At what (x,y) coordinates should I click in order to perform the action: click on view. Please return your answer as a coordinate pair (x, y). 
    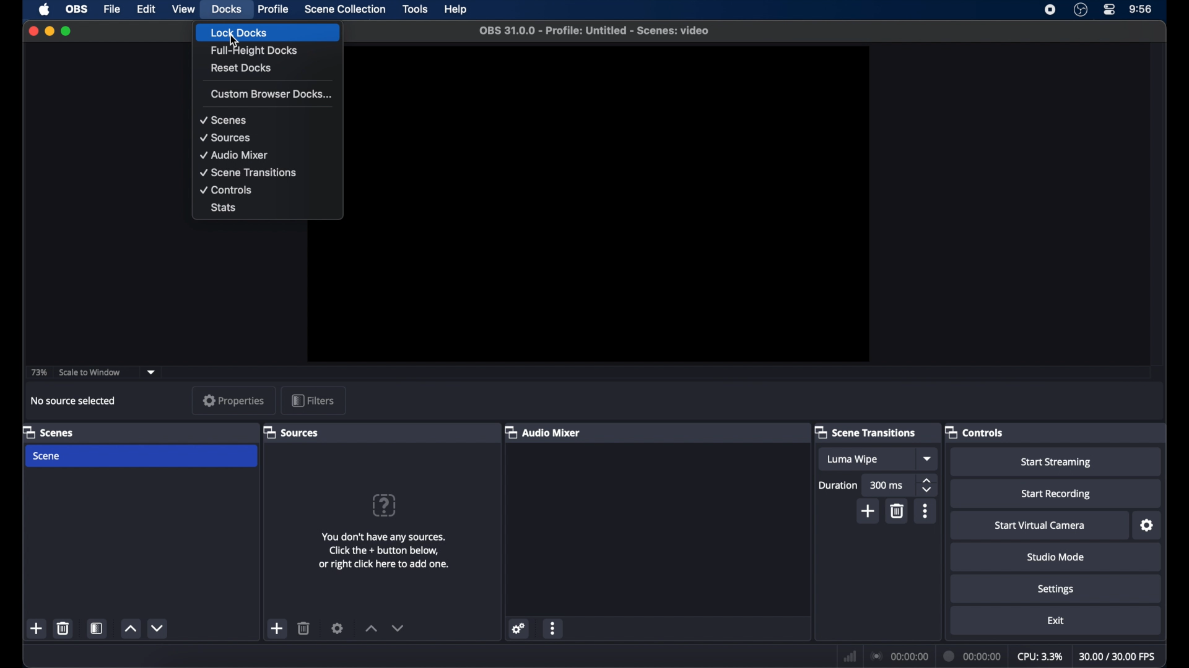
    Looking at the image, I should click on (182, 9).